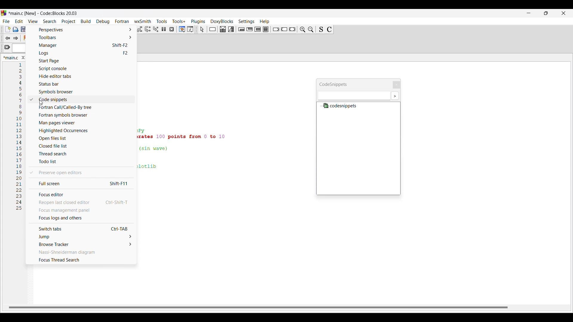 This screenshot has height=322, width=573. What do you see at coordinates (85, 100) in the screenshot?
I see `Code snippets` at bounding box center [85, 100].